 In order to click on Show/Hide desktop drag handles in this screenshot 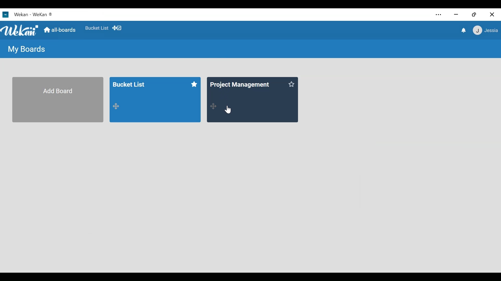, I will do `click(117, 28)`.